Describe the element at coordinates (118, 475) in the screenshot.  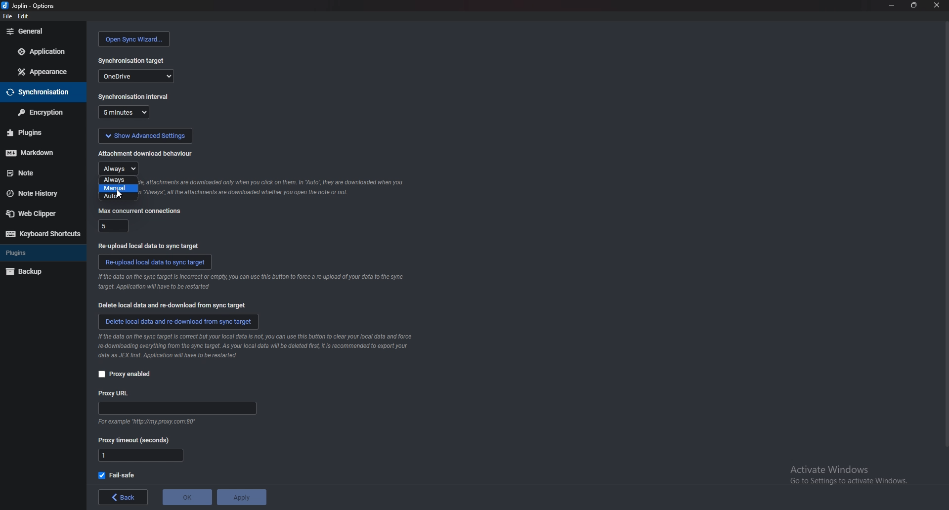
I see `fail safe` at that location.